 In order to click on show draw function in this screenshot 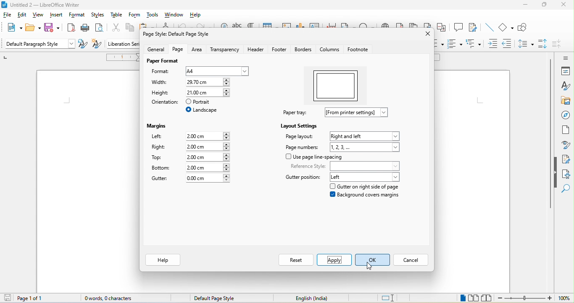, I will do `click(525, 29)`.